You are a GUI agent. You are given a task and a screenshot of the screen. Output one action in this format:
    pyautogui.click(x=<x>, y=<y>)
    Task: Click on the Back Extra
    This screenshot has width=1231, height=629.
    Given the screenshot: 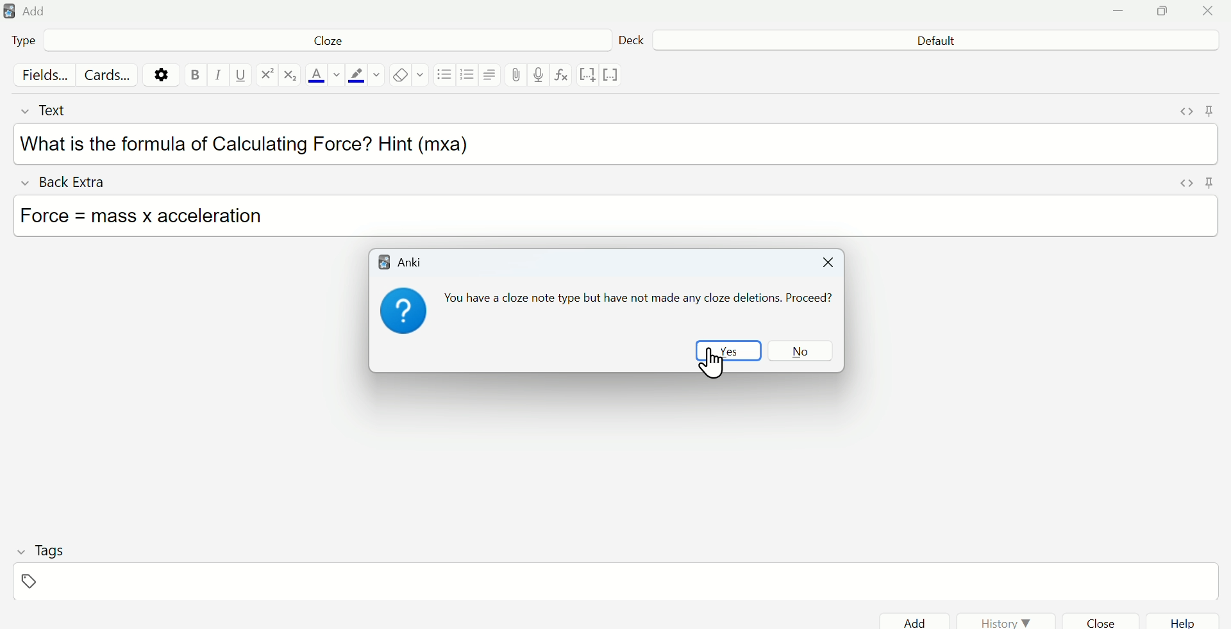 What is the action you would take?
    pyautogui.click(x=65, y=183)
    